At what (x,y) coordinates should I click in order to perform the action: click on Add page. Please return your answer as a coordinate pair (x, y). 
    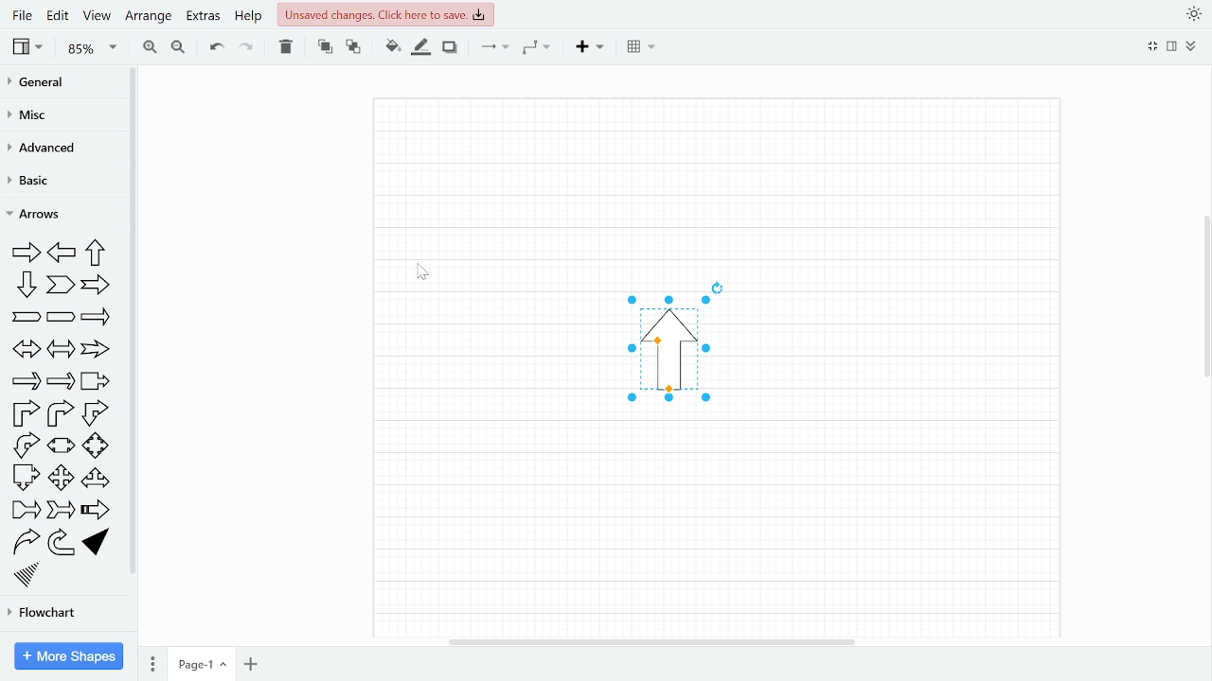
    Looking at the image, I should click on (251, 663).